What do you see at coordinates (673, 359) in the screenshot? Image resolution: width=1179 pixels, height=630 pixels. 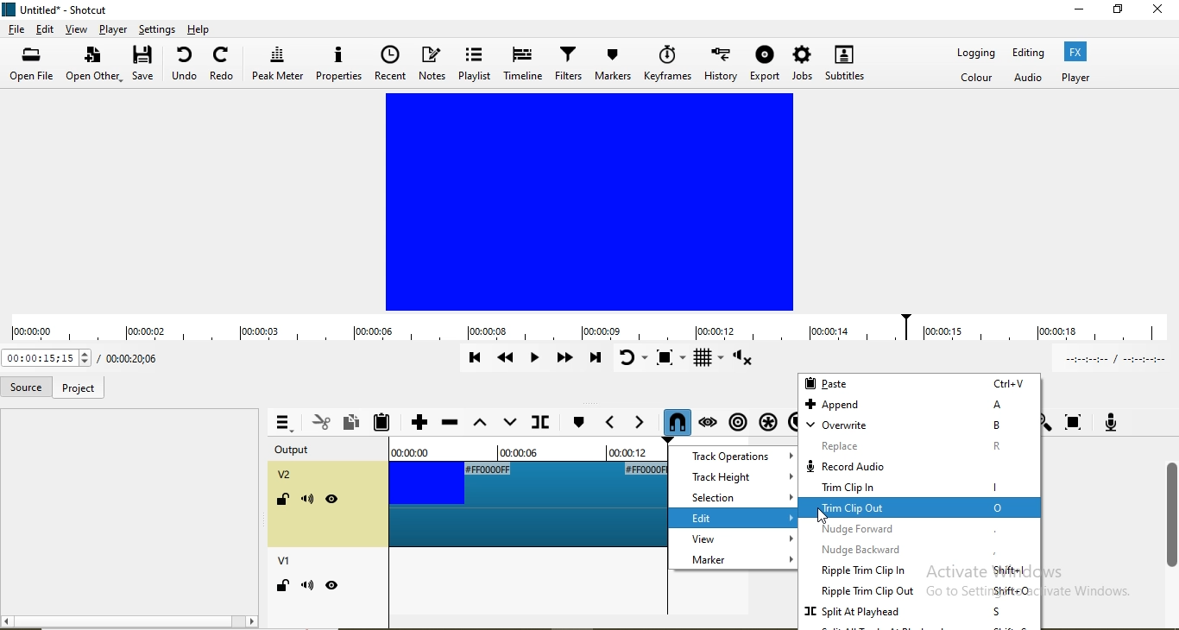 I see `Toggle zoom` at bounding box center [673, 359].